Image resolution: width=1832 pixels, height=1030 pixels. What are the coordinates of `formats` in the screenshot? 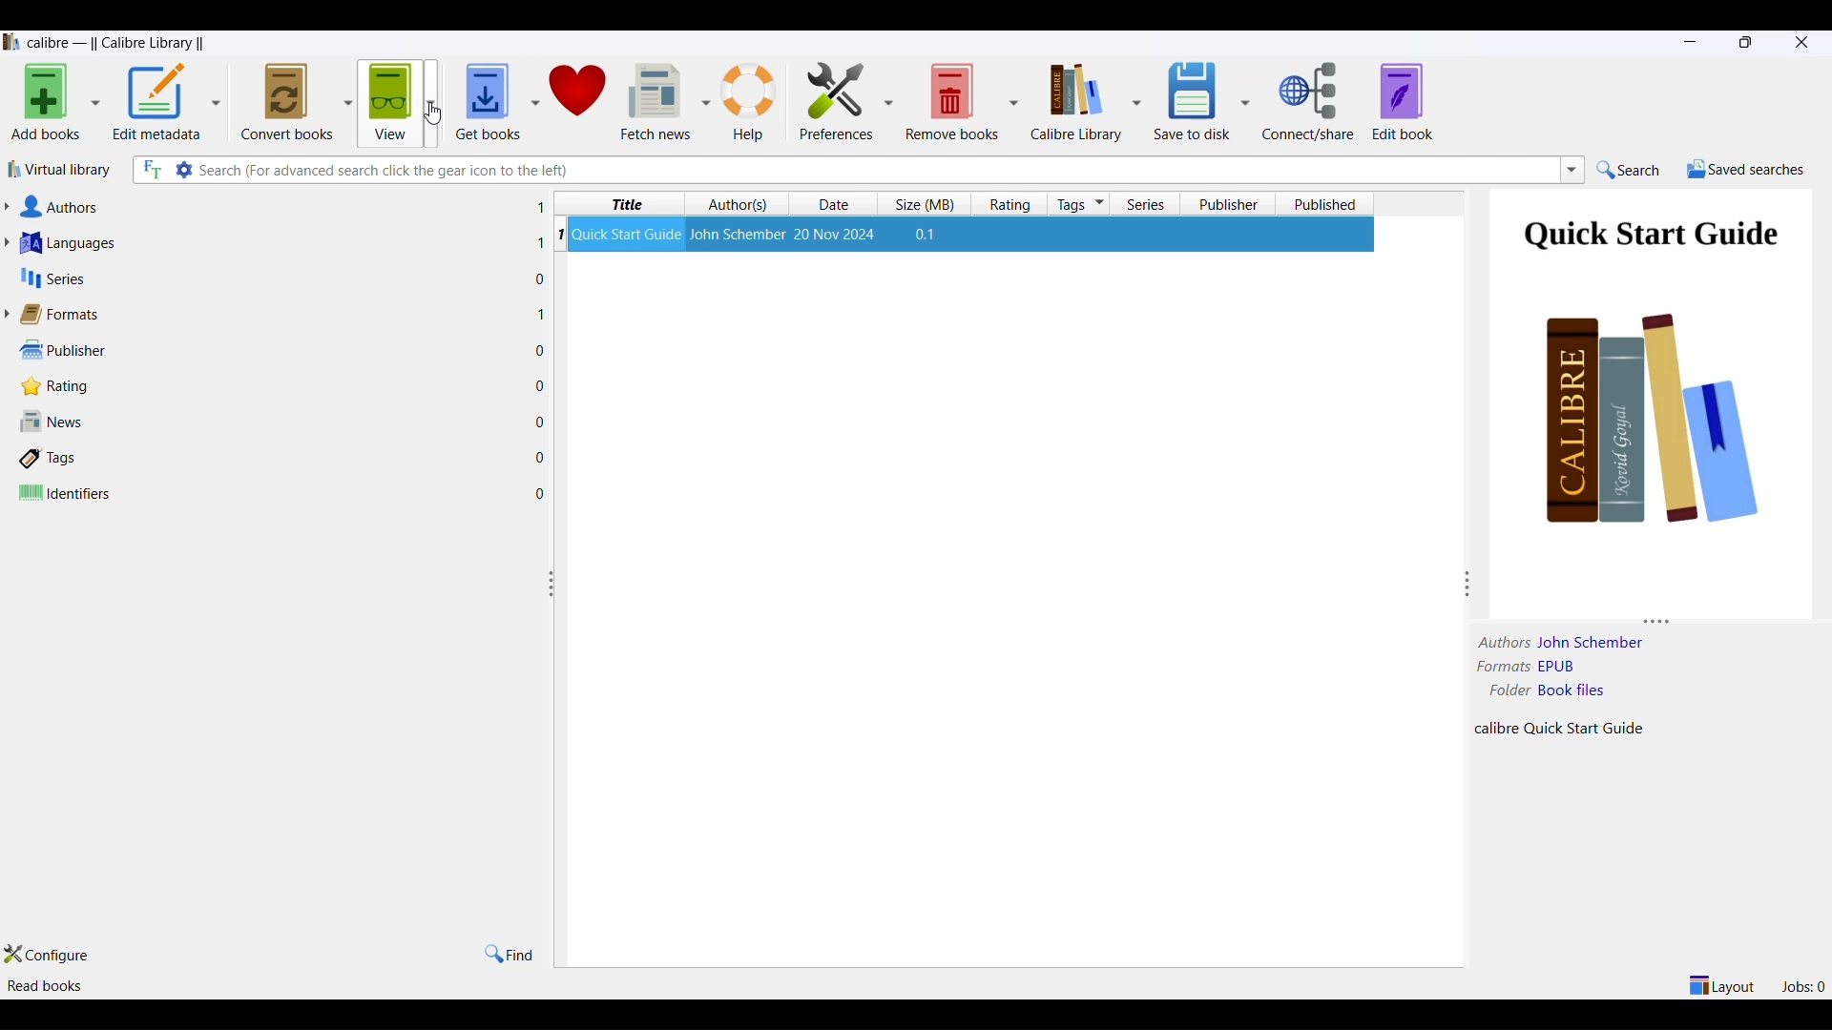 It's located at (1502, 668).